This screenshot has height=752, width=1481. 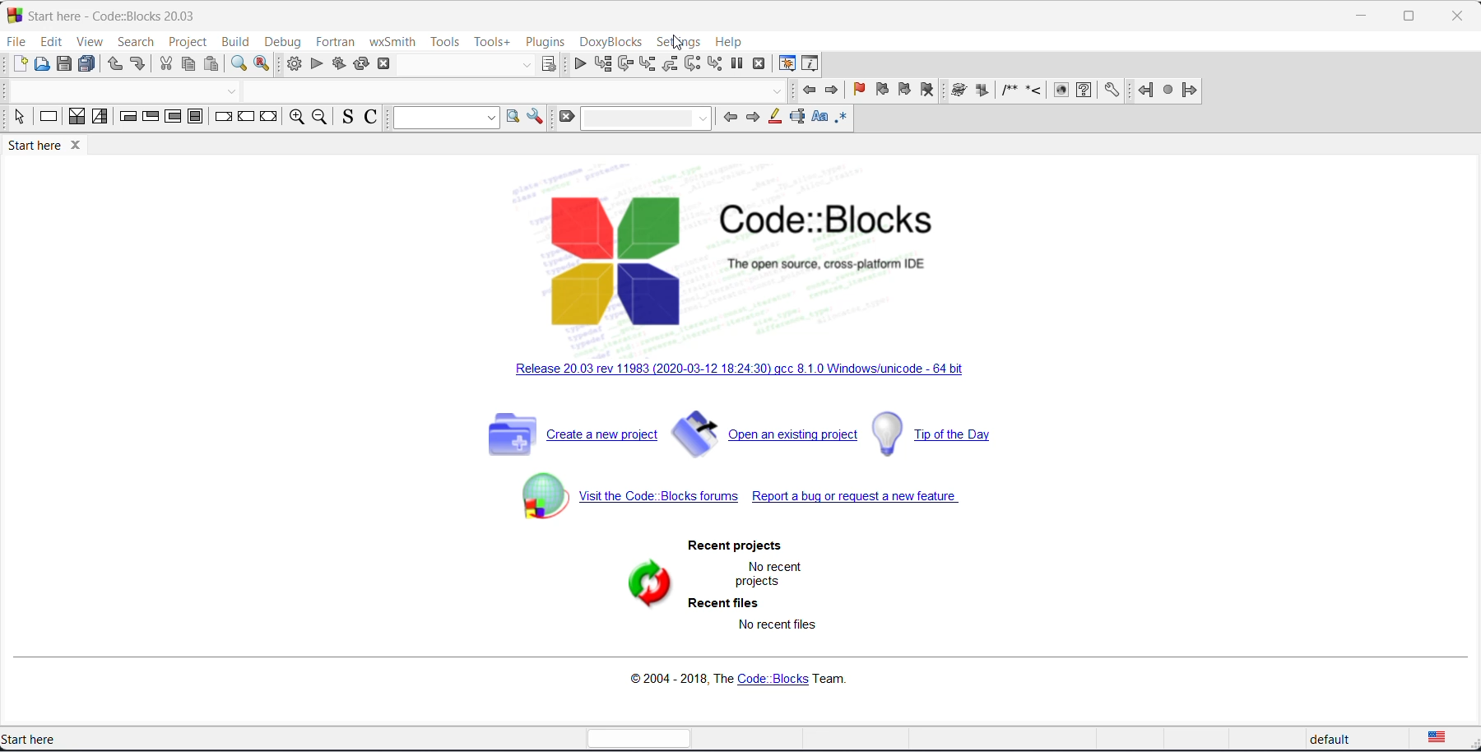 I want to click on match case, so click(x=819, y=117).